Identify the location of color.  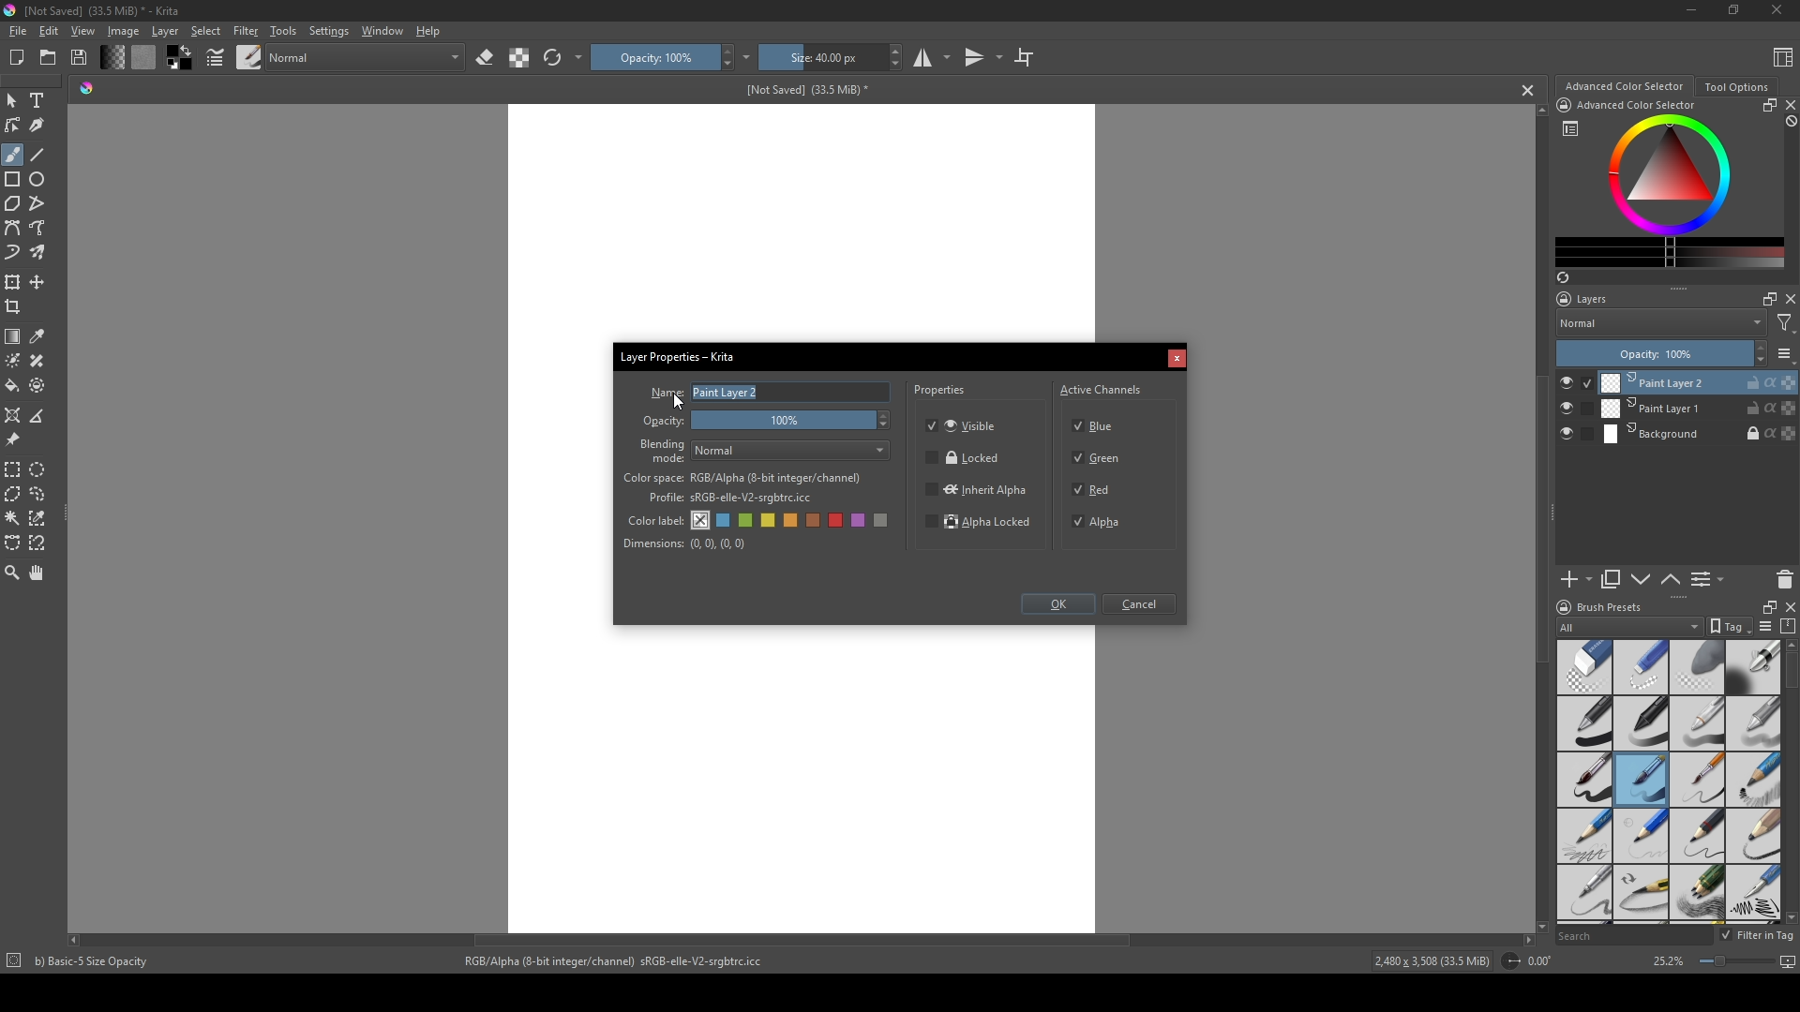
(142, 57).